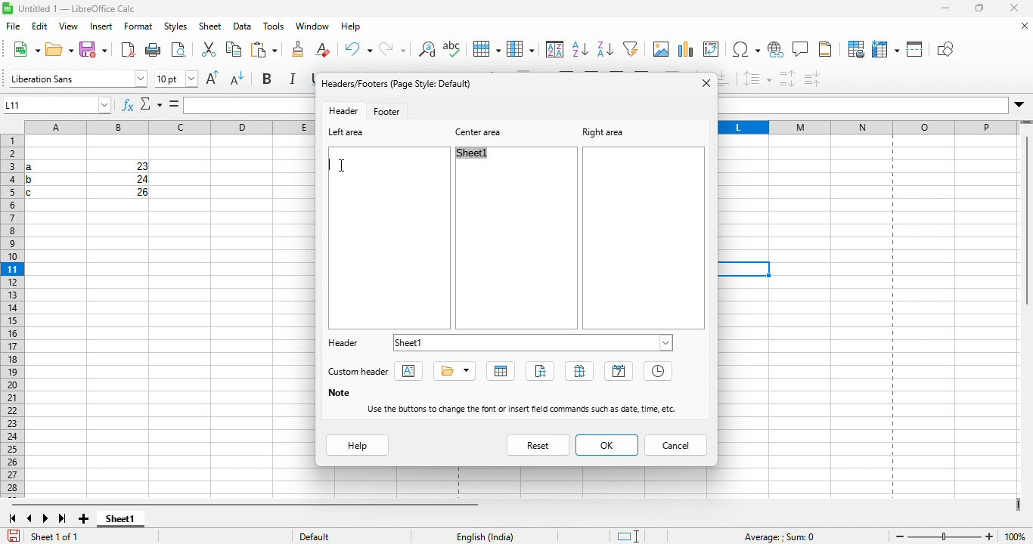 The height and width of the screenshot is (544, 1033). I want to click on decrease paragraph spacing, so click(813, 77).